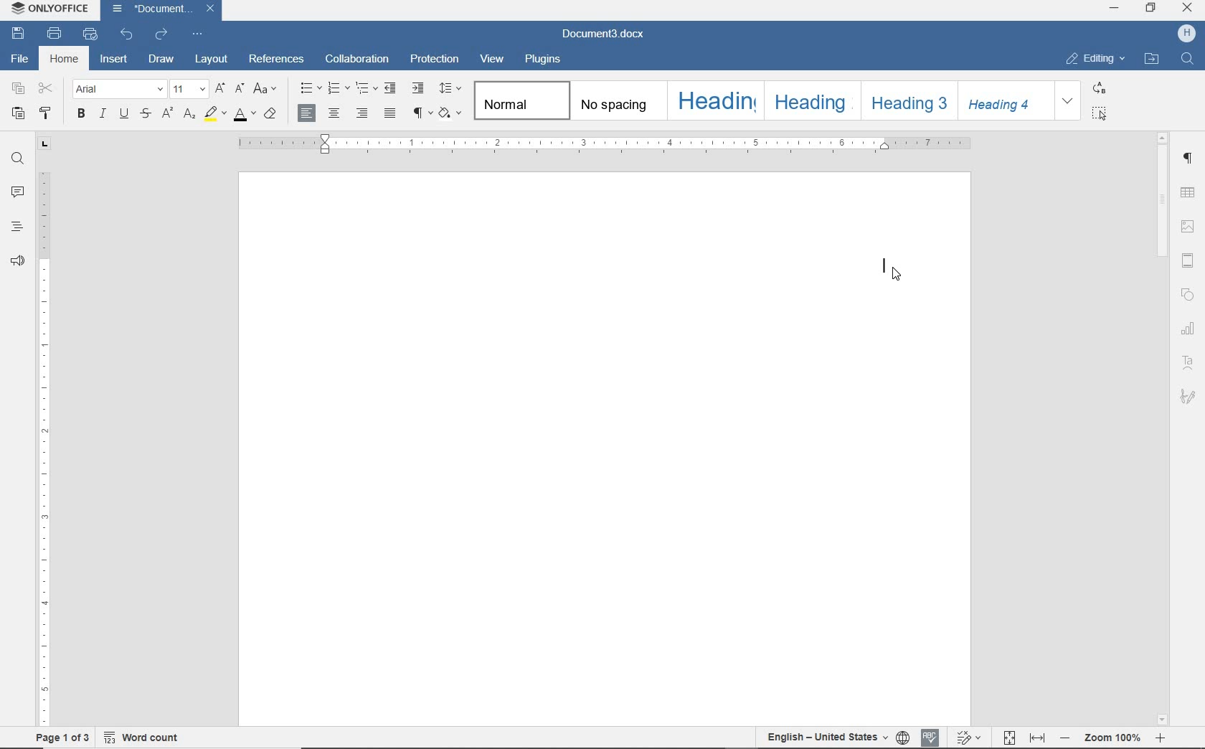 The width and height of the screenshot is (1205, 749). I want to click on BULLETS, so click(310, 88).